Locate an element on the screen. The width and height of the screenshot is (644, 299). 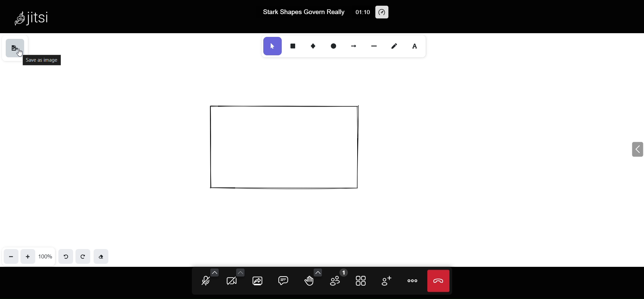
cursor is located at coordinates (22, 52).